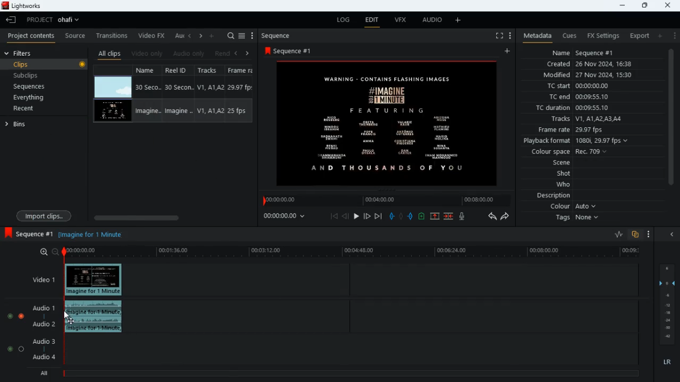  I want to click on name, so click(149, 70).